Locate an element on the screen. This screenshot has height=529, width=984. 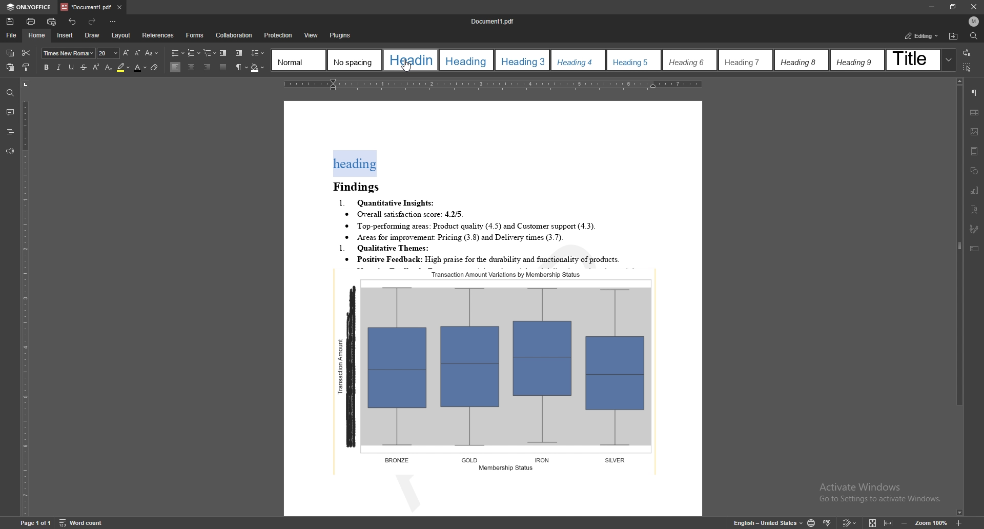
feedback is located at coordinates (10, 152).